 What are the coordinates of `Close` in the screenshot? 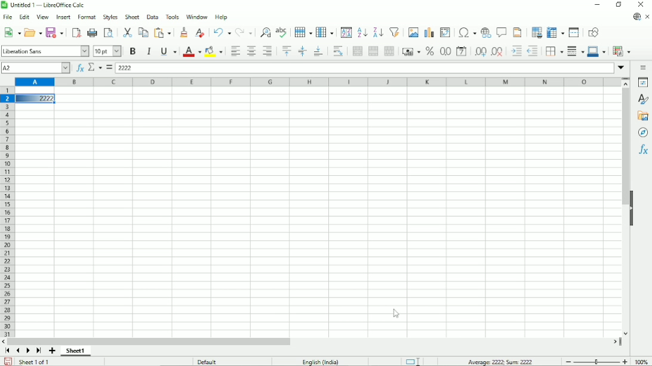 It's located at (641, 5).